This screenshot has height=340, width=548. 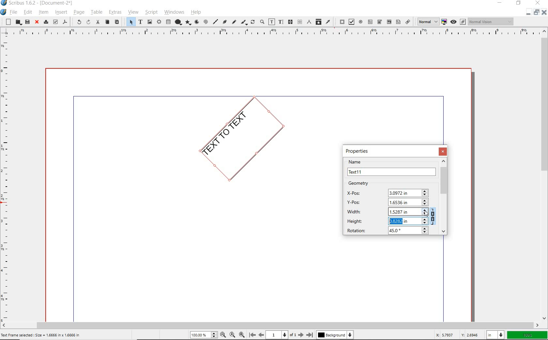 What do you see at coordinates (444, 151) in the screenshot?
I see `CLOSE` at bounding box center [444, 151].